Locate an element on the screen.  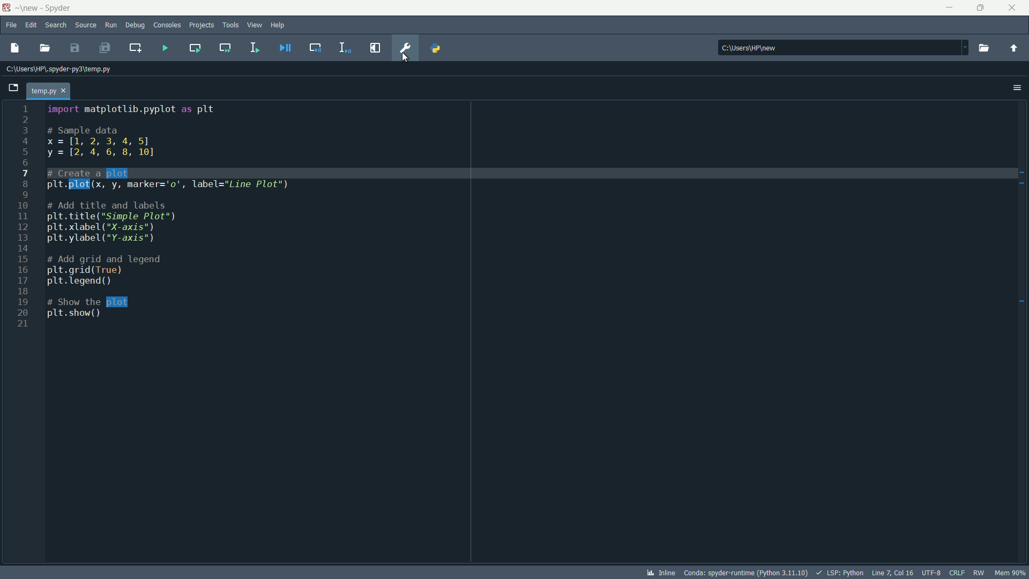
rw is located at coordinates (980, 573).